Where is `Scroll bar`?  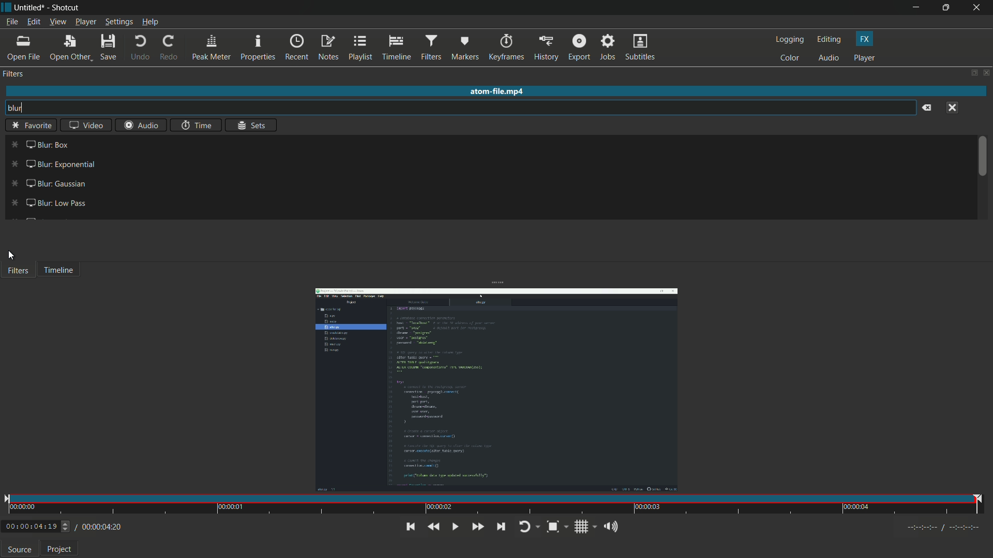 Scroll bar is located at coordinates (984, 160).